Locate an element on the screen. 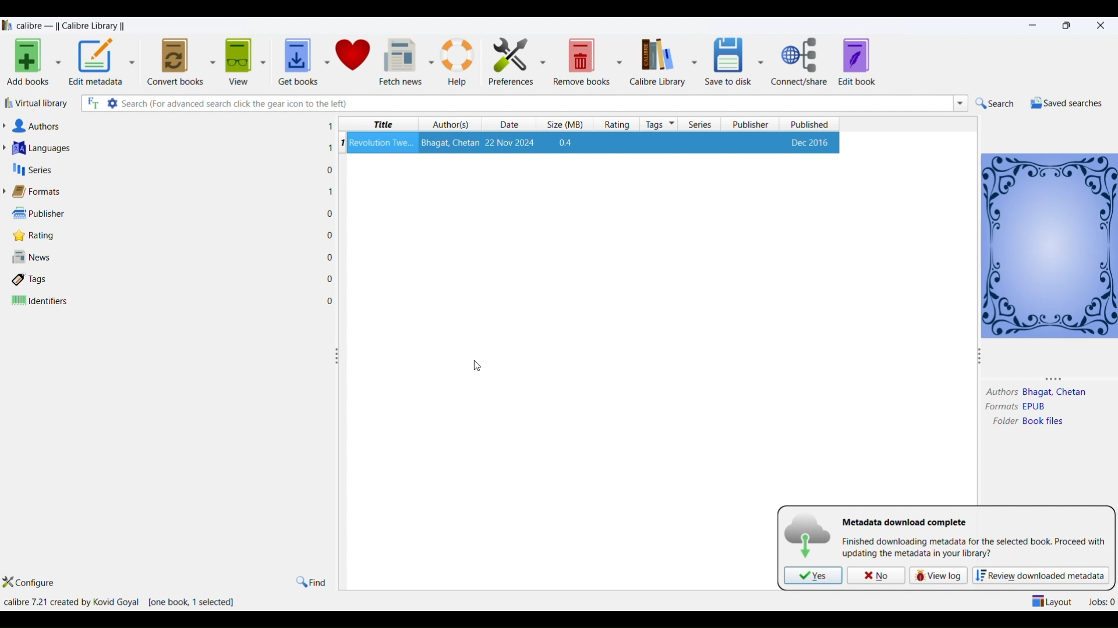 This screenshot has width=1118, height=628. EDIT BOOKS is located at coordinates (869, 63).